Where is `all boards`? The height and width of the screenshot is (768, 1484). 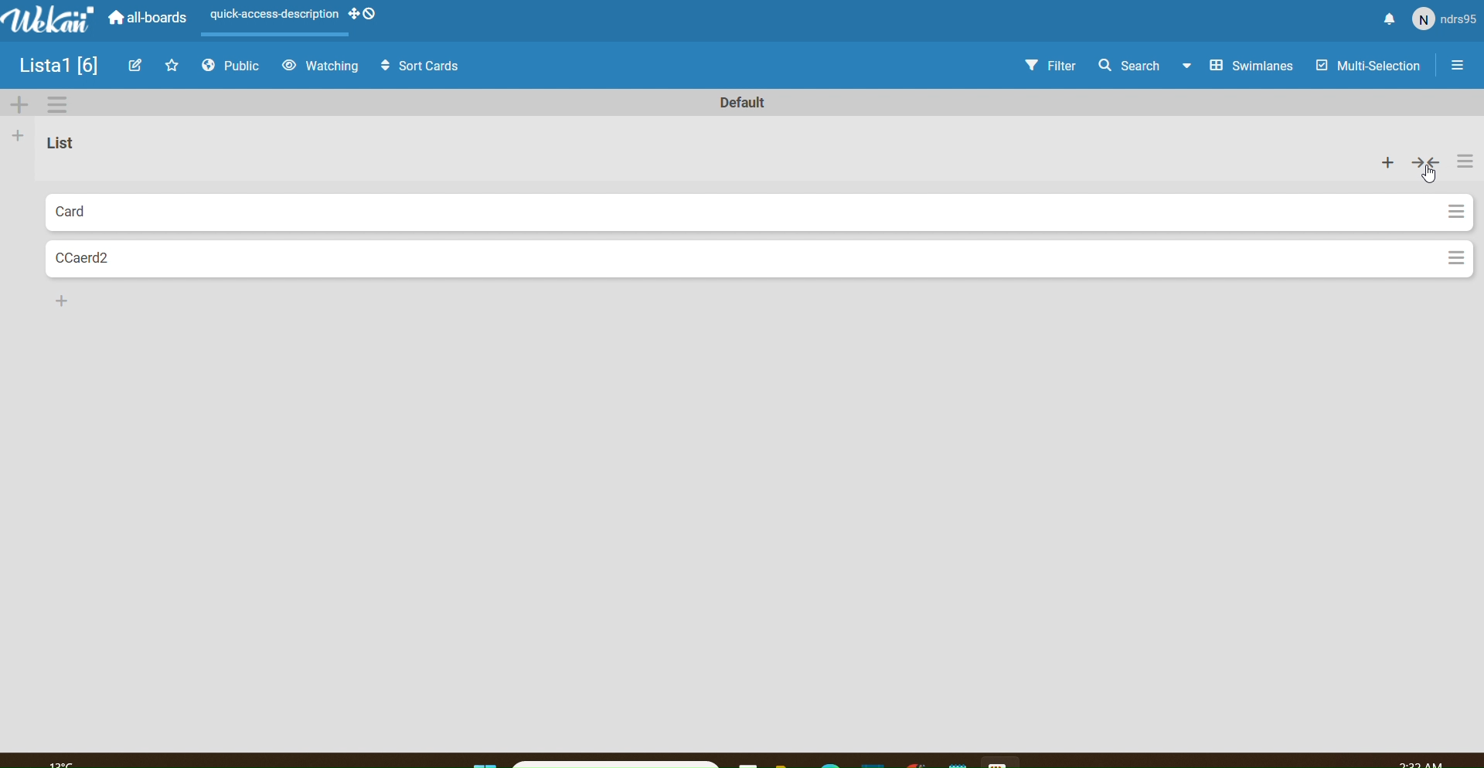
all boards is located at coordinates (145, 19).